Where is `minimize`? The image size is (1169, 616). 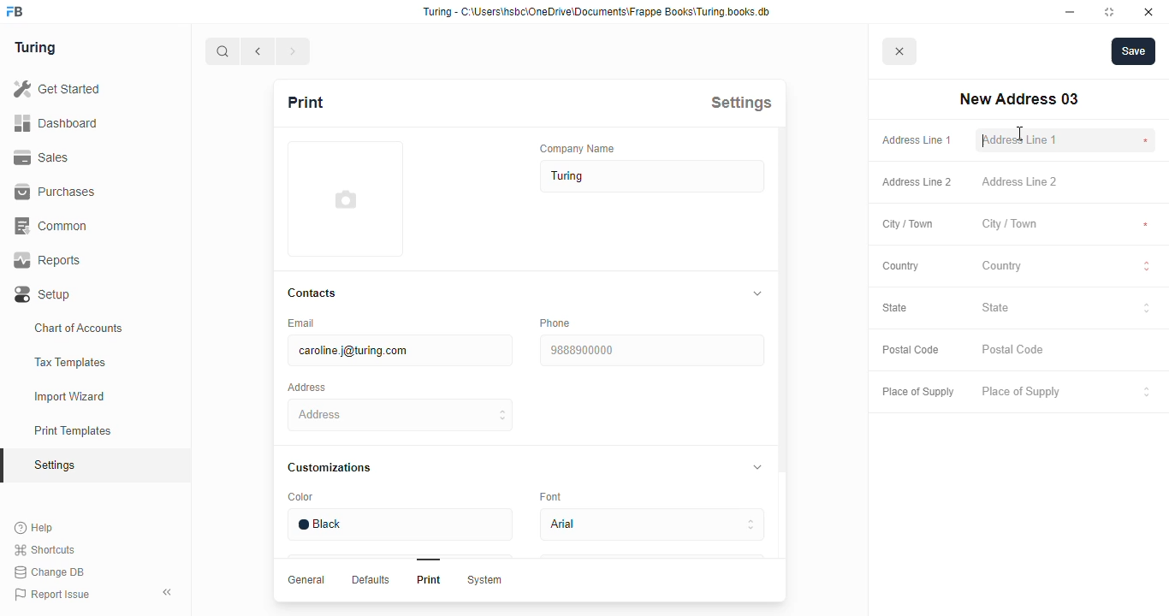
minimize is located at coordinates (1071, 12).